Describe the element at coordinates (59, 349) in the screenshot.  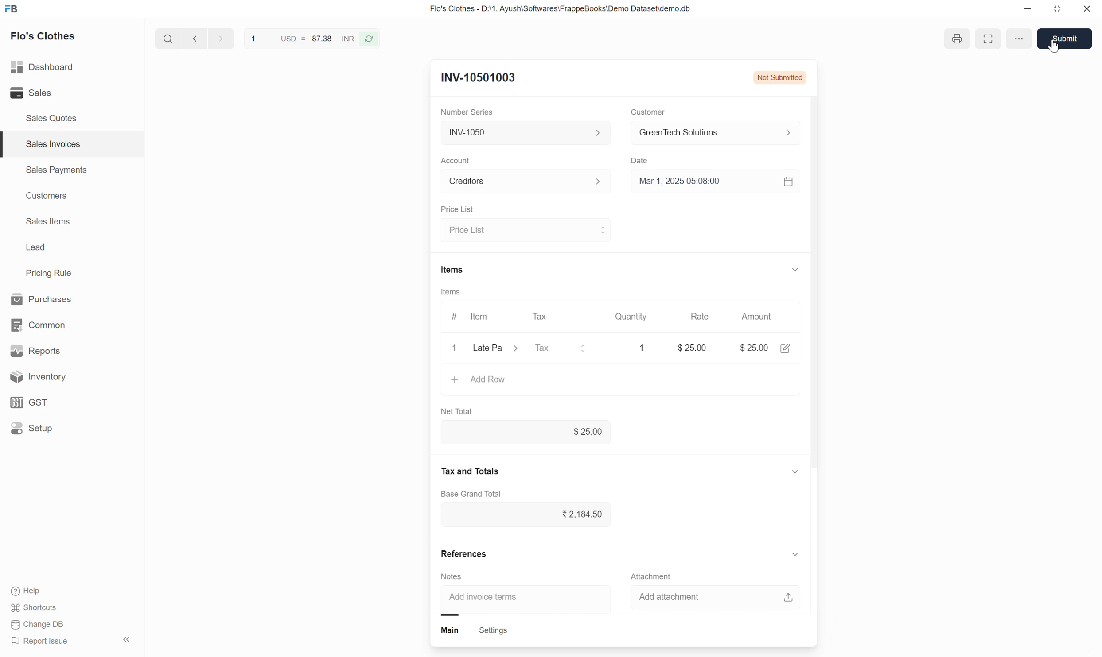
I see `Reports ` at that location.